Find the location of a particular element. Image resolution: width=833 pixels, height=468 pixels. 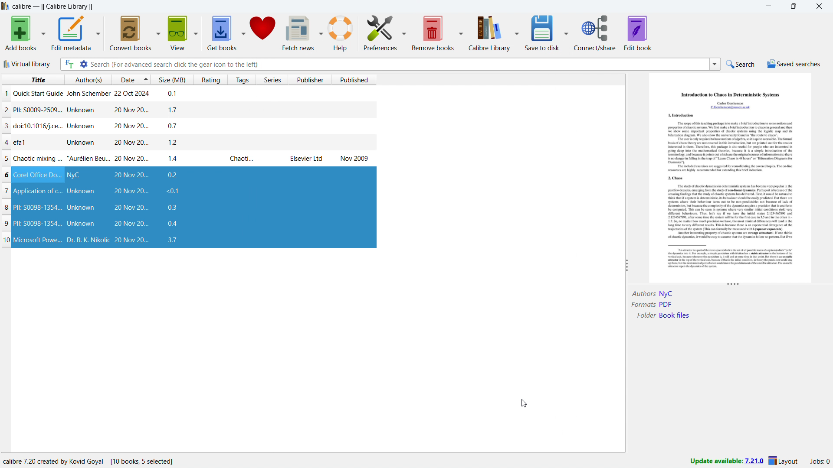

cursor is located at coordinates (523, 403).